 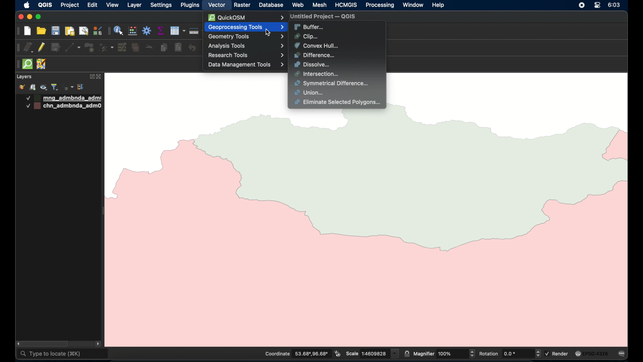 I want to click on scale, so click(x=372, y=353).